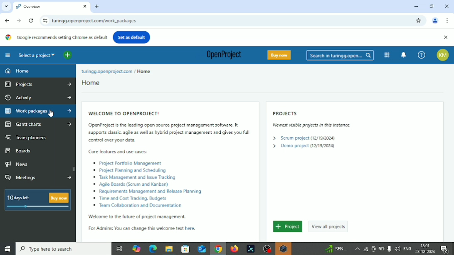  What do you see at coordinates (194, 229) in the screenshot?
I see `click "here" to change welcome text (only for admins)` at bounding box center [194, 229].